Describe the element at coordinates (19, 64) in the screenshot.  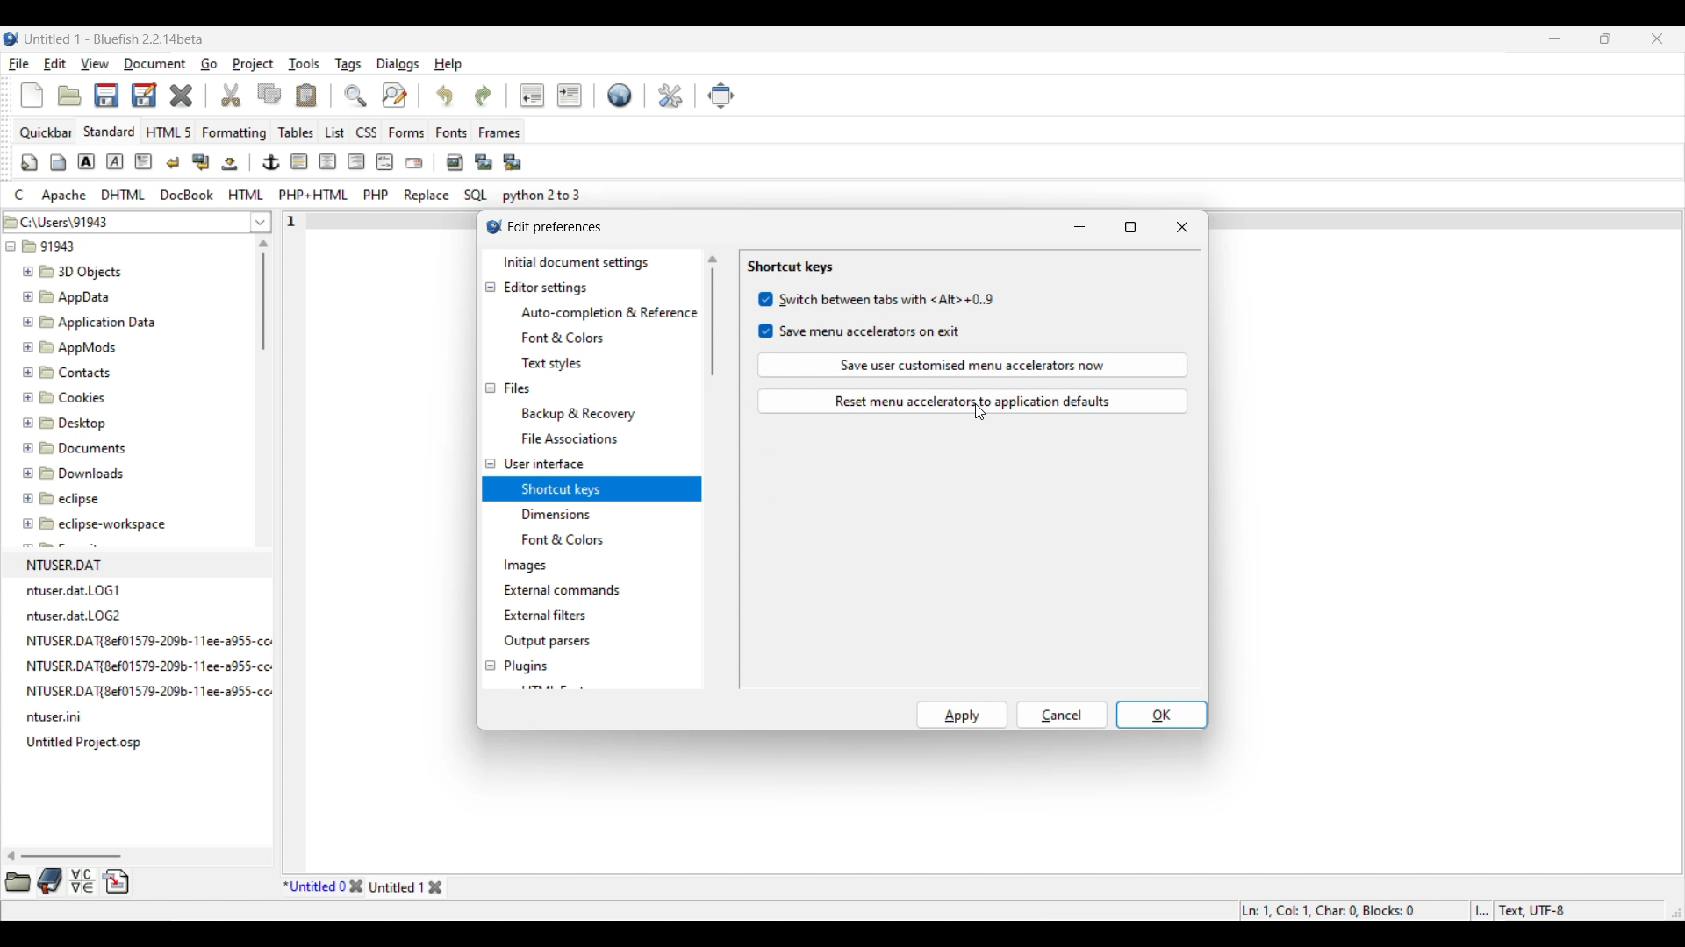
I see `File menu` at that location.